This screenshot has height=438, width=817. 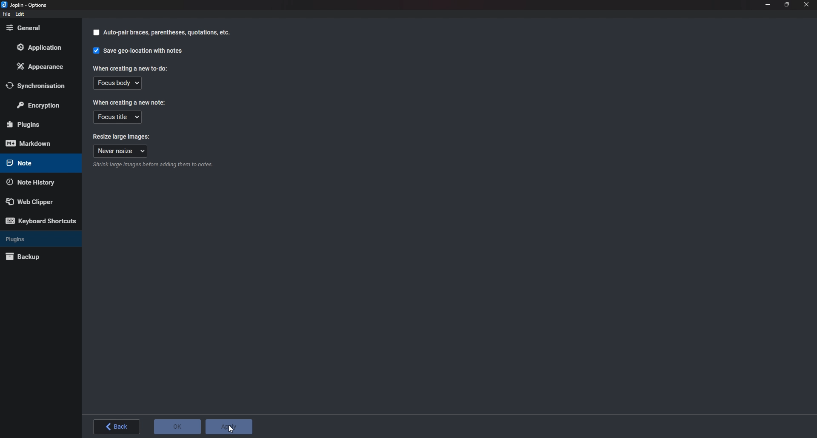 What do you see at coordinates (19, 14) in the screenshot?
I see `edit` at bounding box center [19, 14].